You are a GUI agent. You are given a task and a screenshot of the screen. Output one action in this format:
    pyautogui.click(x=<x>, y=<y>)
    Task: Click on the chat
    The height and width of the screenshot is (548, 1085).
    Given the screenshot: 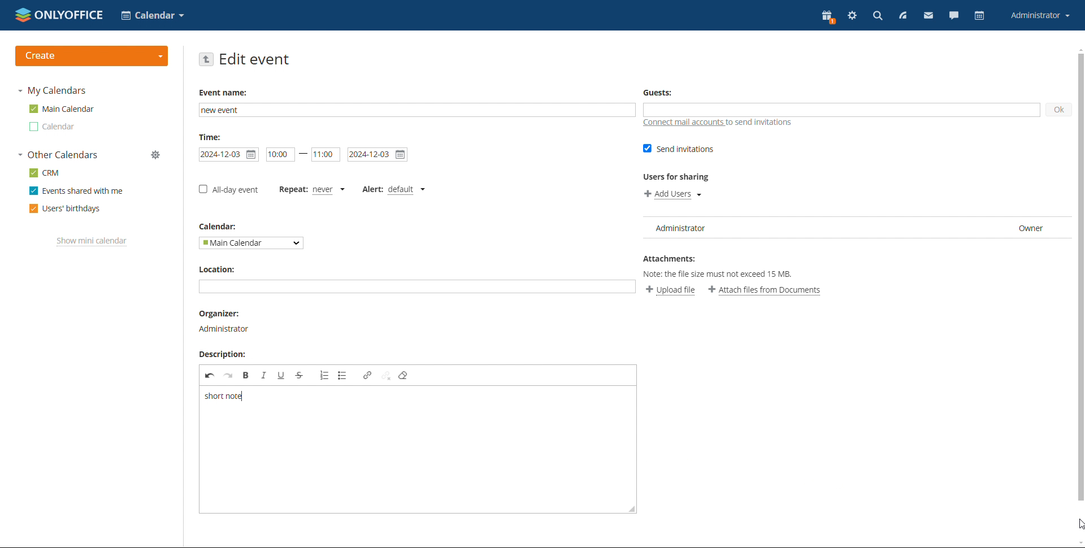 What is the action you would take?
    pyautogui.click(x=954, y=15)
    